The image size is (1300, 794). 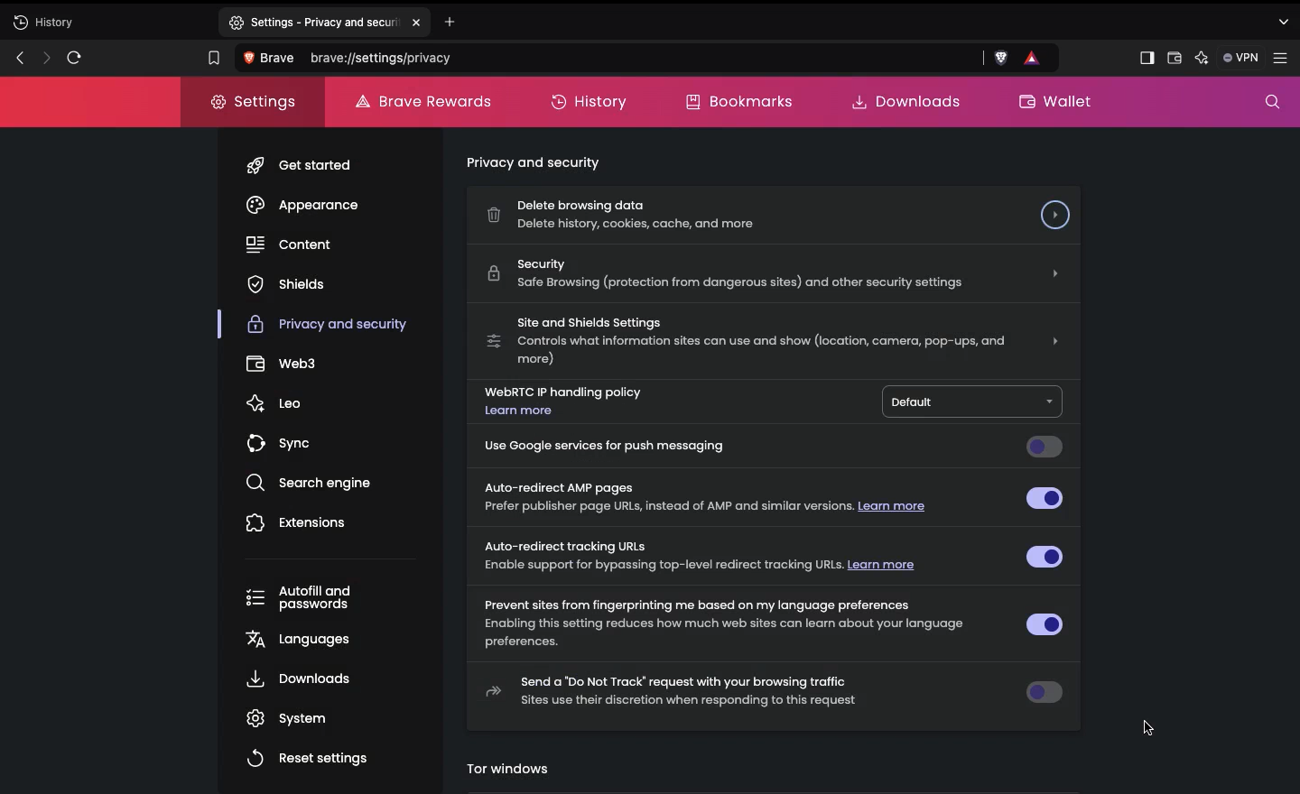 What do you see at coordinates (294, 445) in the screenshot?
I see `Sync` at bounding box center [294, 445].